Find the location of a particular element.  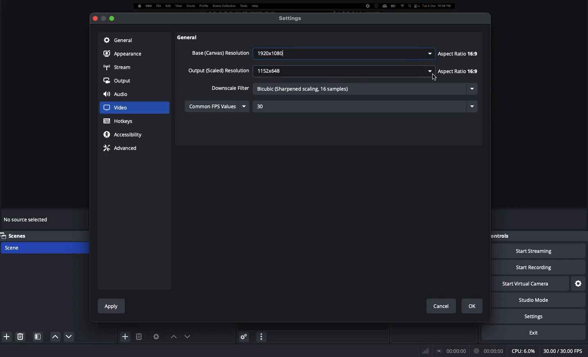

Scen is located at coordinates (44, 247).